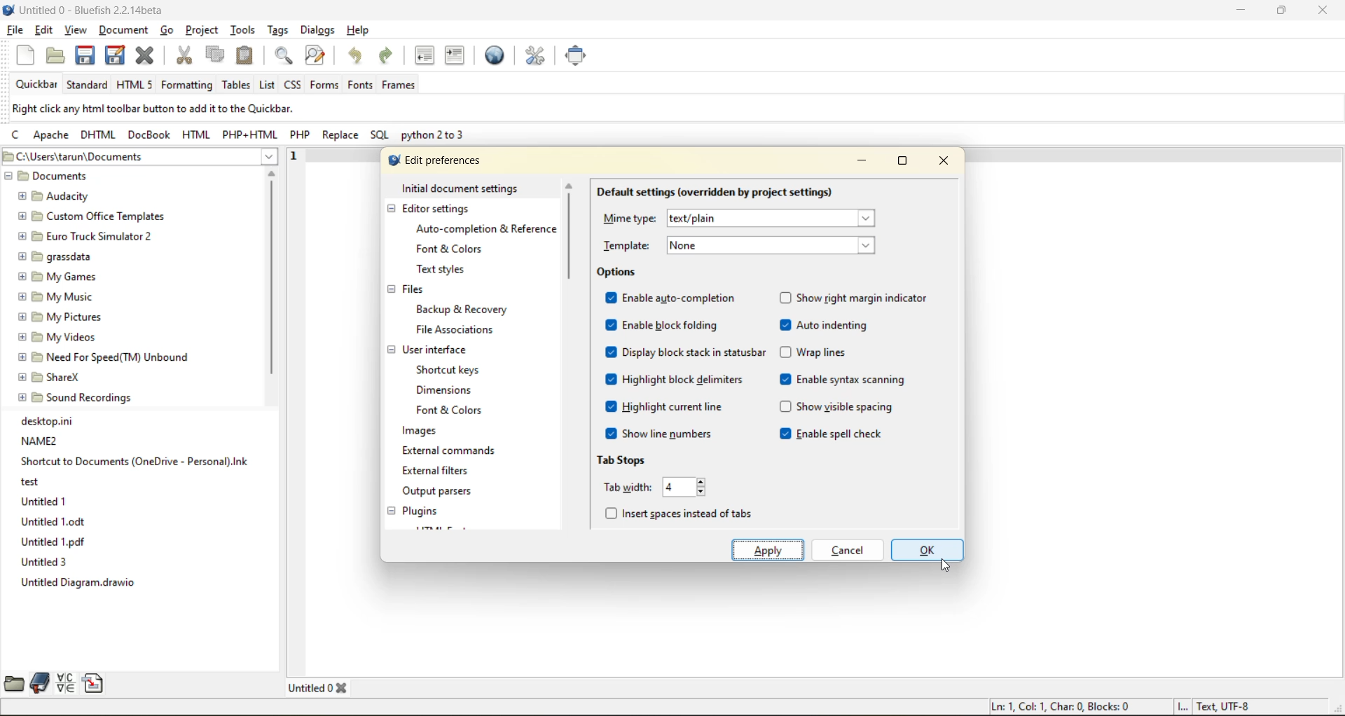 The image size is (1345, 716). What do you see at coordinates (106, 355) in the screenshot?
I see `@ EB Need For Speed(TM) Unbound` at bounding box center [106, 355].